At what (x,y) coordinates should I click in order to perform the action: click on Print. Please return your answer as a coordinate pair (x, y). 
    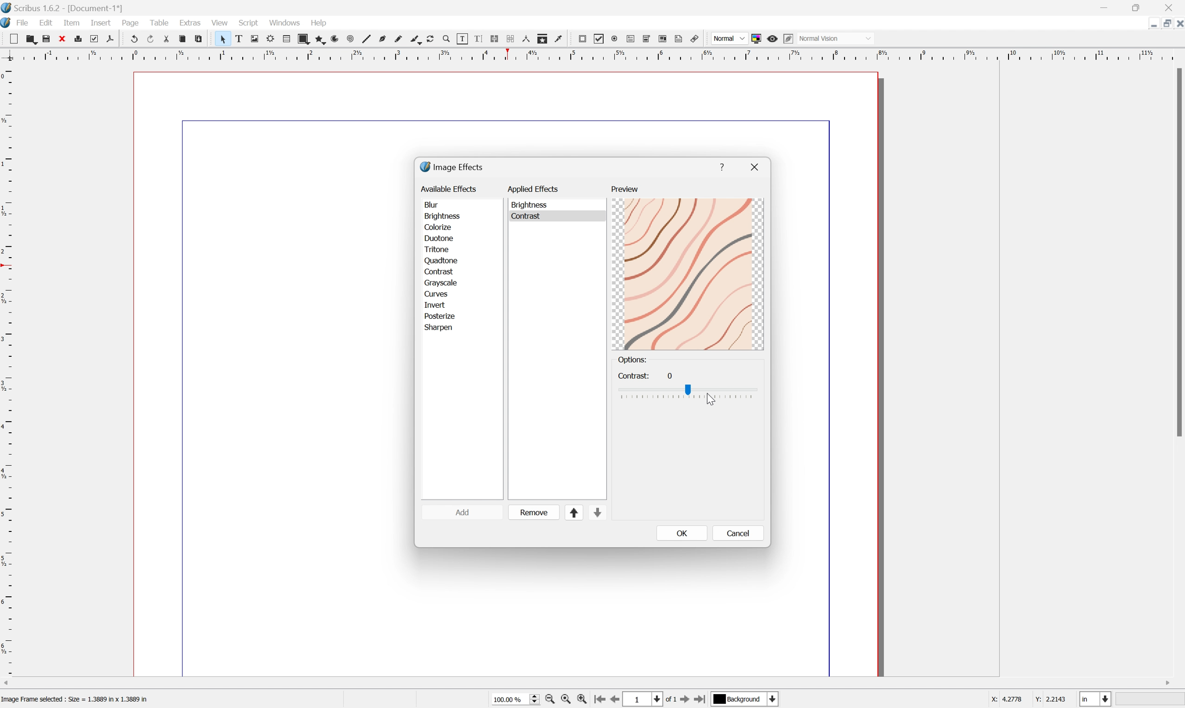
    Looking at the image, I should click on (80, 39).